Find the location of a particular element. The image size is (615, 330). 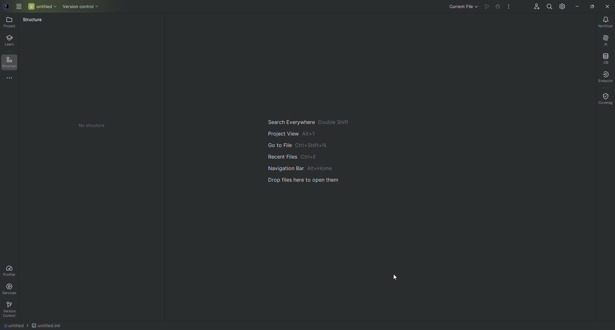

Endpoints is located at coordinates (605, 76).